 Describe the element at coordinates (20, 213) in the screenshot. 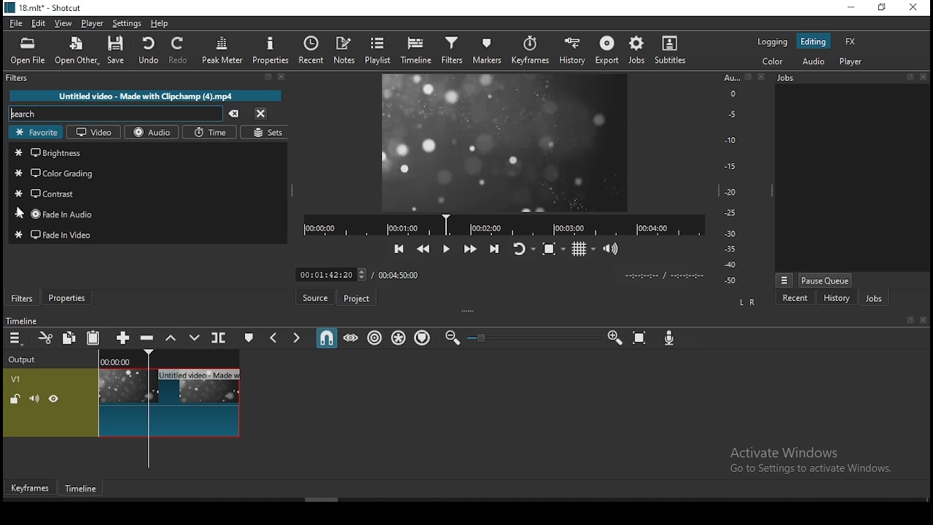

I see `Cursor` at that location.